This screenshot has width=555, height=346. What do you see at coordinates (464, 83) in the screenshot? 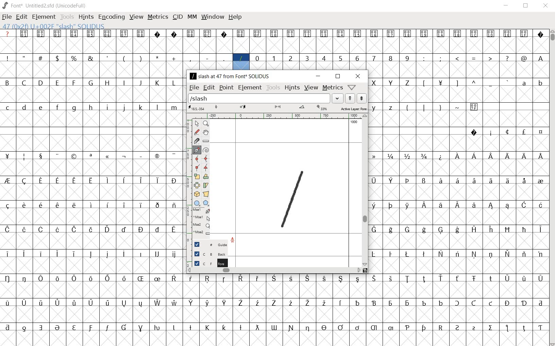
I see `symbols` at bounding box center [464, 83].